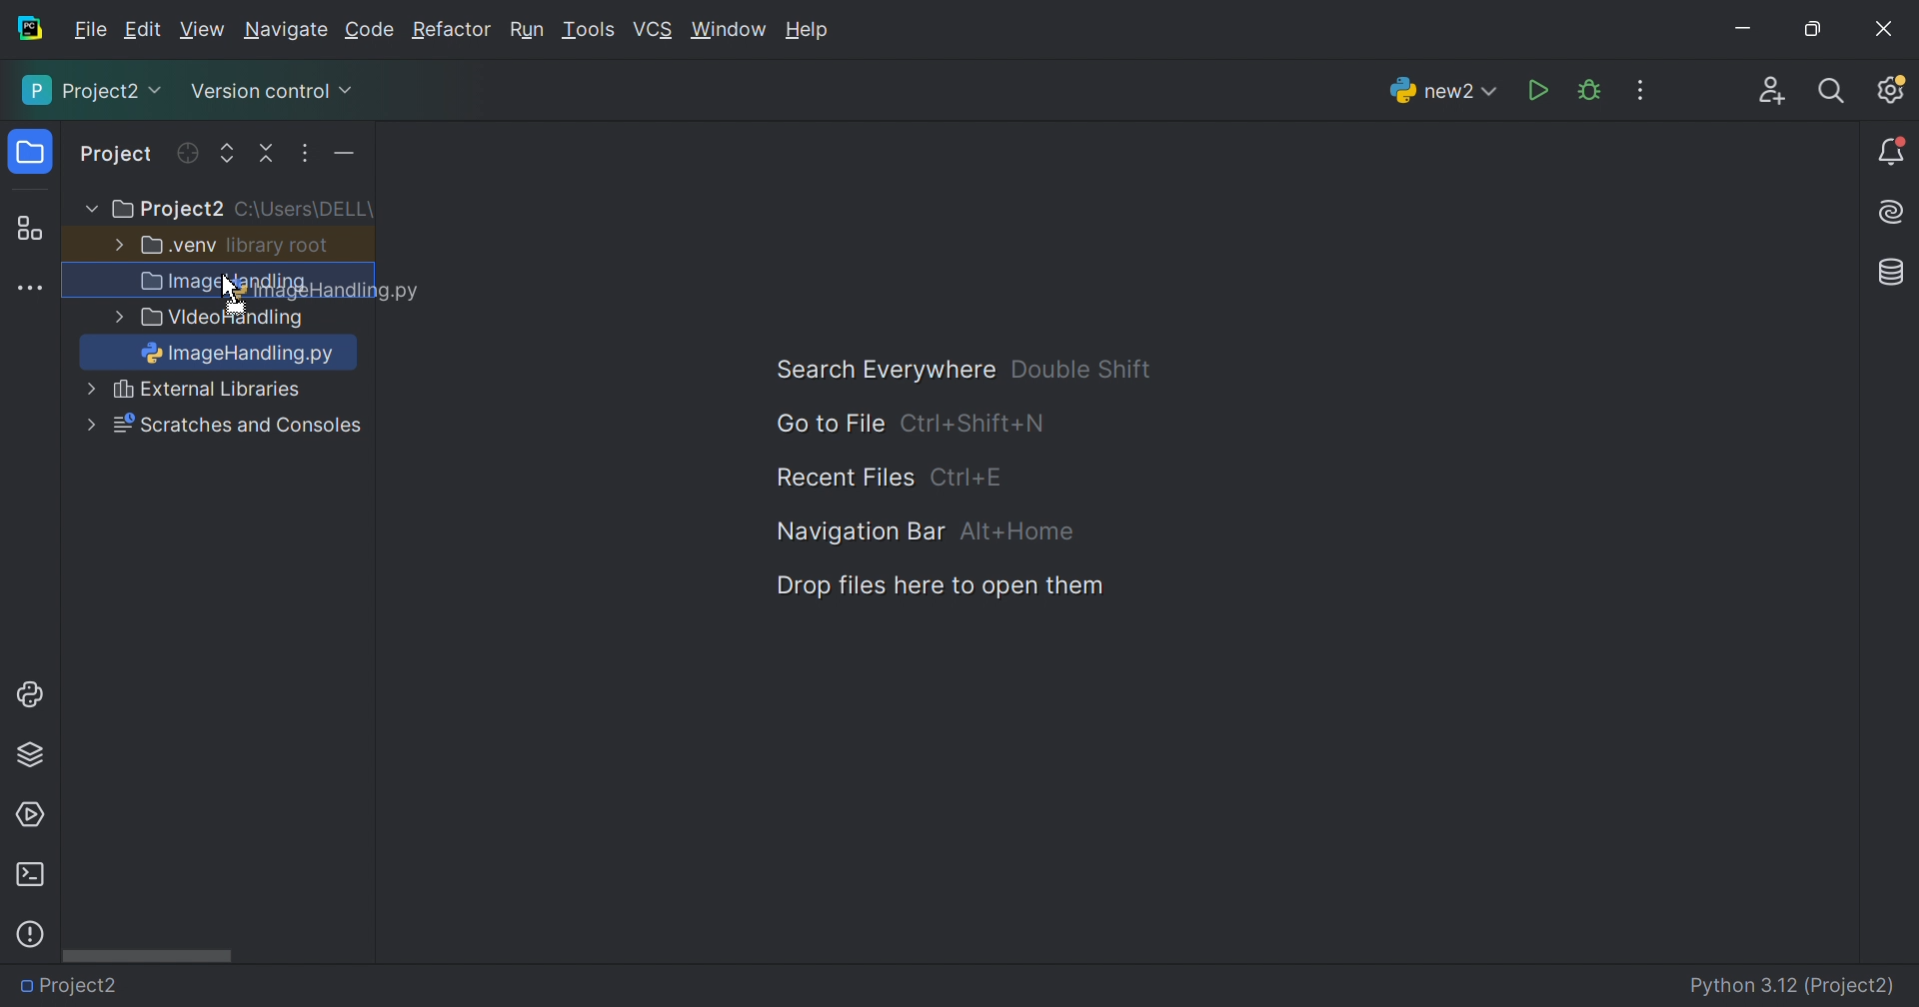 Image resolution: width=1919 pixels, height=1007 pixels. I want to click on Project, so click(118, 156).